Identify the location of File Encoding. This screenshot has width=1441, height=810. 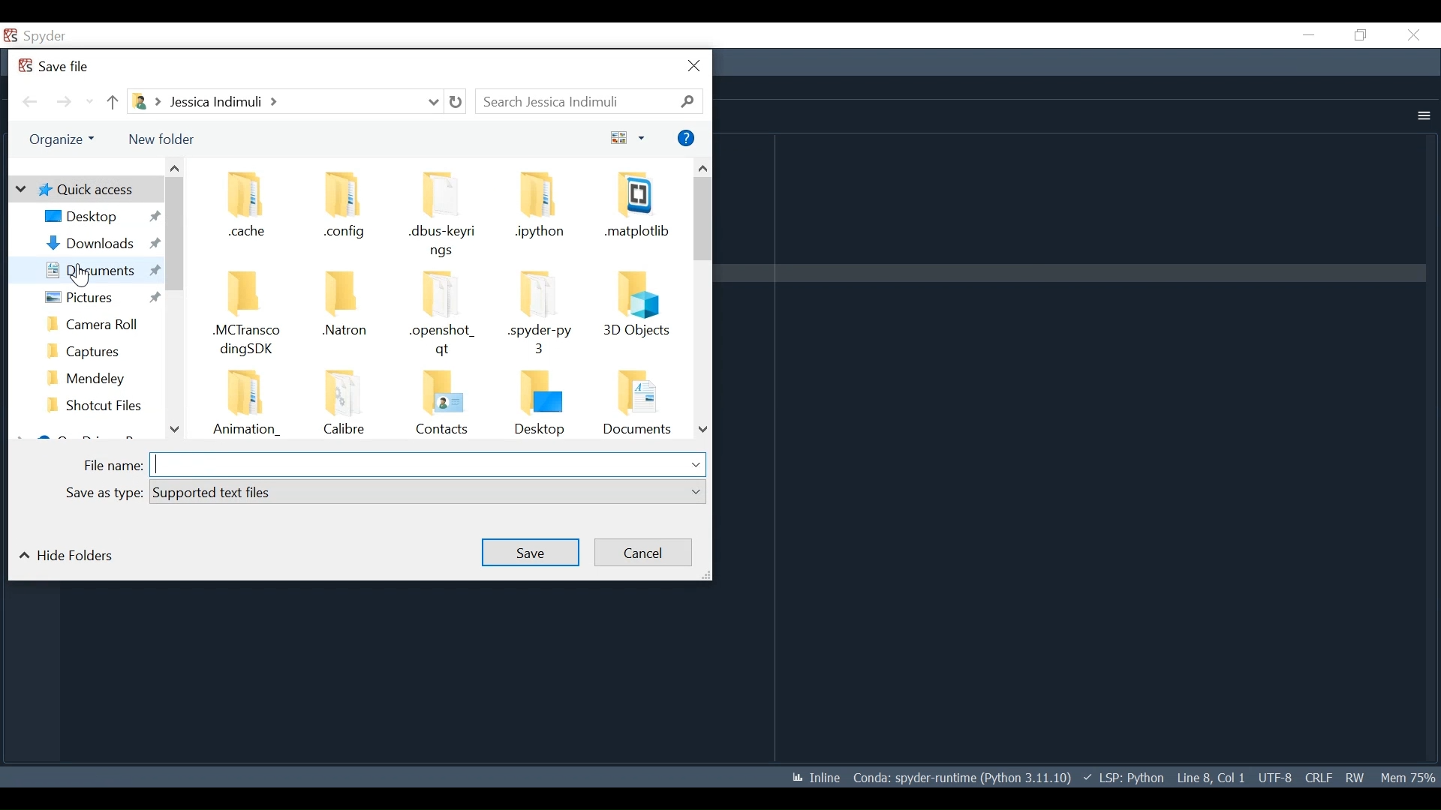
(1276, 778).